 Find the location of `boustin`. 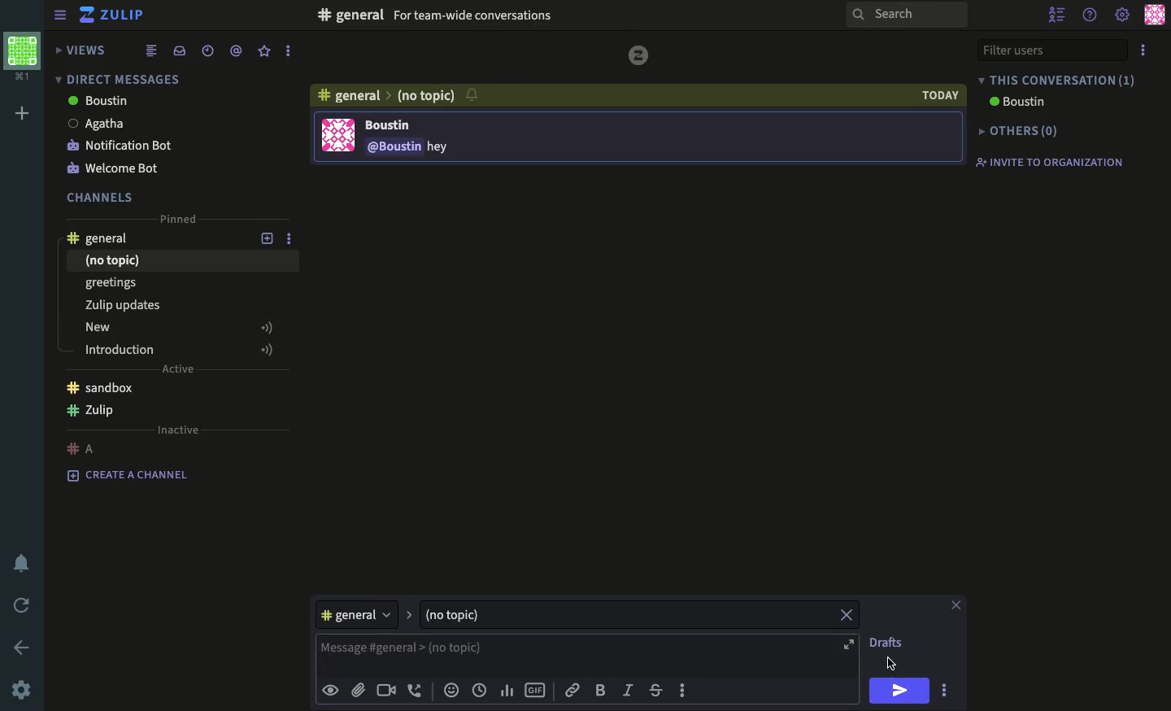

boustin is located at coordinates (1015, 102).